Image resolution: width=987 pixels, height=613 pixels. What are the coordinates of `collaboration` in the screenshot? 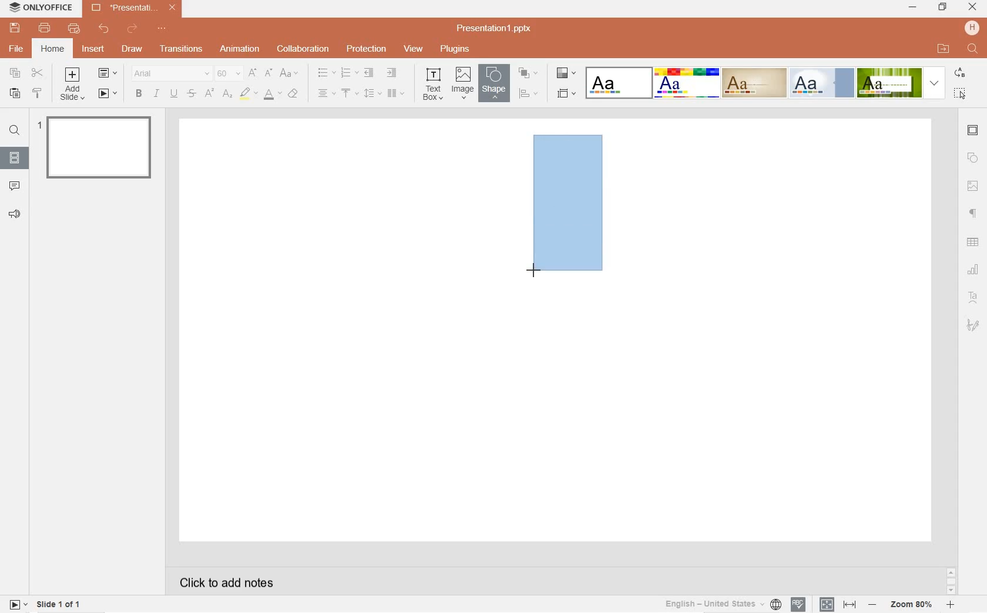 It's located at (304, 49).